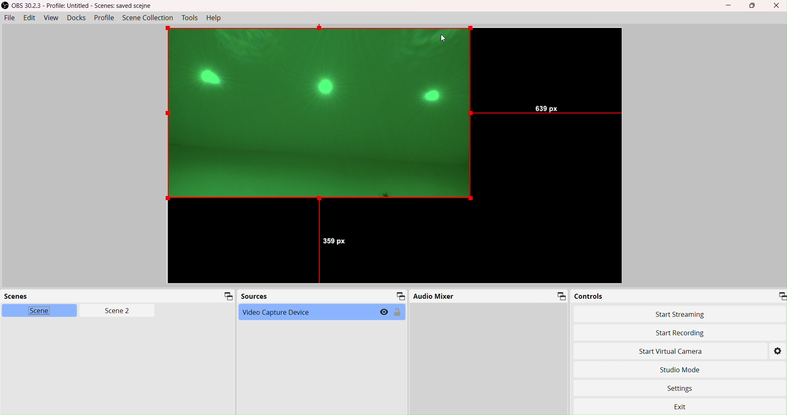 The height and width of the screenshot is (415, 787). What do you see at coordinates (776, 5) in the screenshot?
I see `Close` at bounding box center [776, 5].